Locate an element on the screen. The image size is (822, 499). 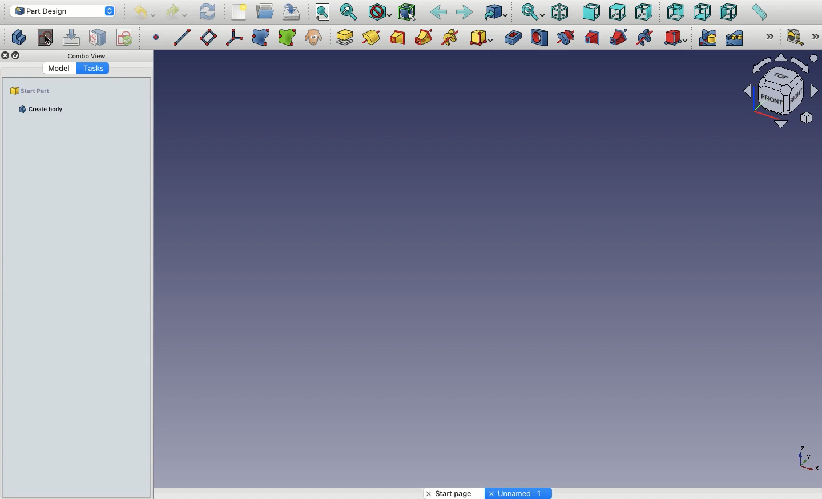
Axis is located at coordinates (807, 455).